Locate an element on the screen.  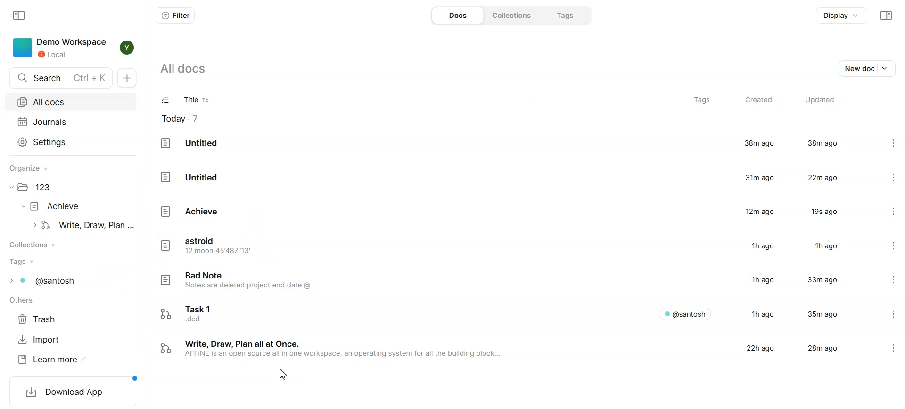
New doc is located at coordinates (869, 67).